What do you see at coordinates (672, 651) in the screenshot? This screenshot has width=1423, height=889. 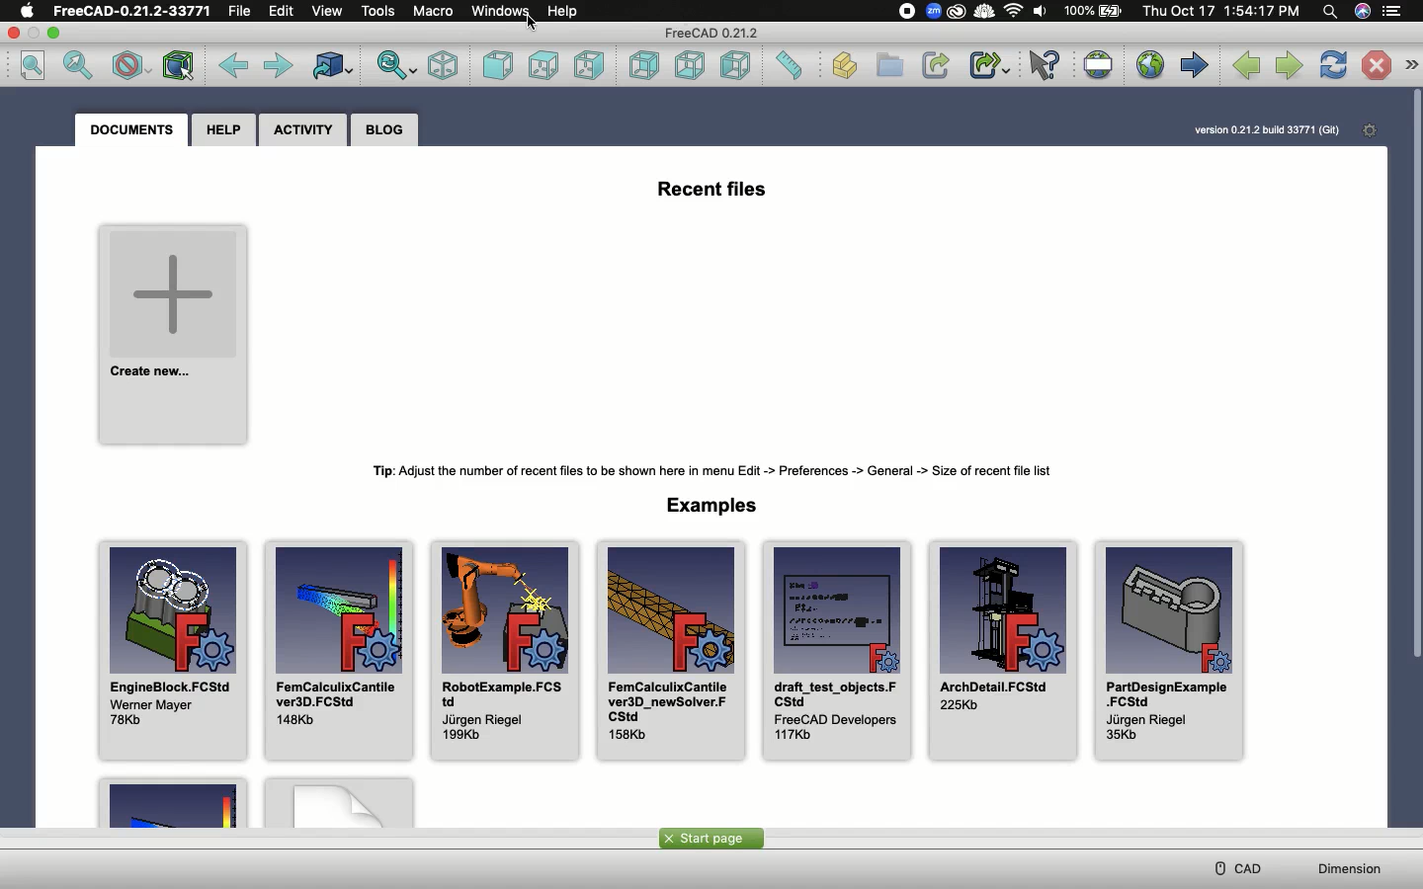 I see `FemCalculixCantilever3D_newSolver.FCStd` at bounding box center [672, 651].